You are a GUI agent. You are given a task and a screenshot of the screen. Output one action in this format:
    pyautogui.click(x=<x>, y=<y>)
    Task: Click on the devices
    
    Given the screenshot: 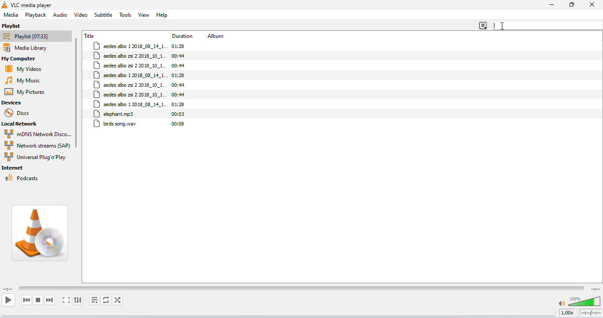 What is the action you would take?
    pyautogui.click(x=12, y=103)
    